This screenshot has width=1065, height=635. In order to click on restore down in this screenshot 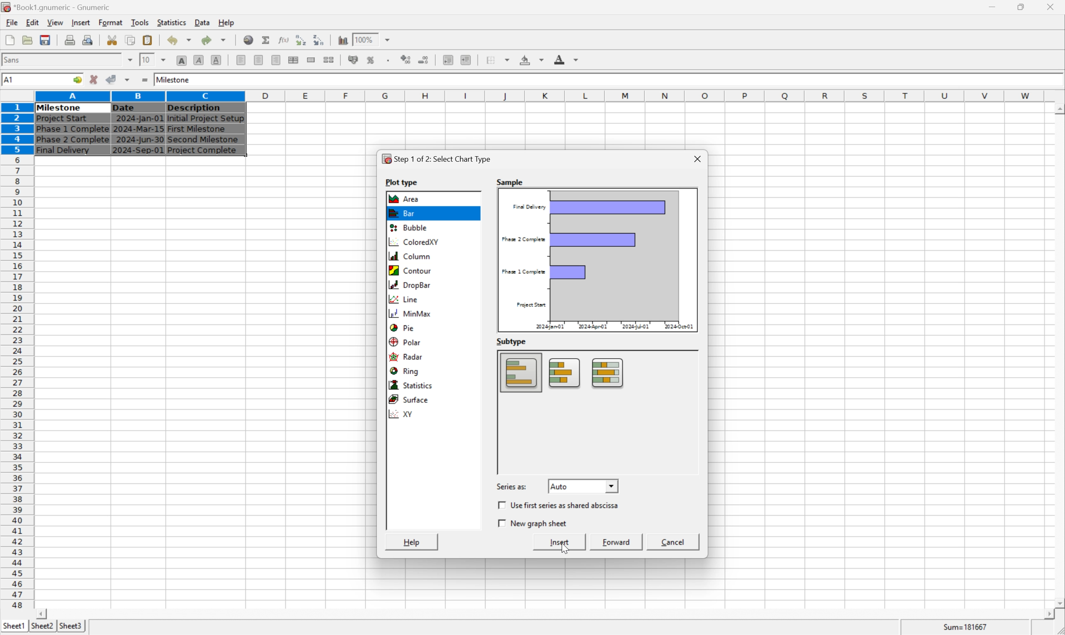, I will do `click(1024, 7)`.